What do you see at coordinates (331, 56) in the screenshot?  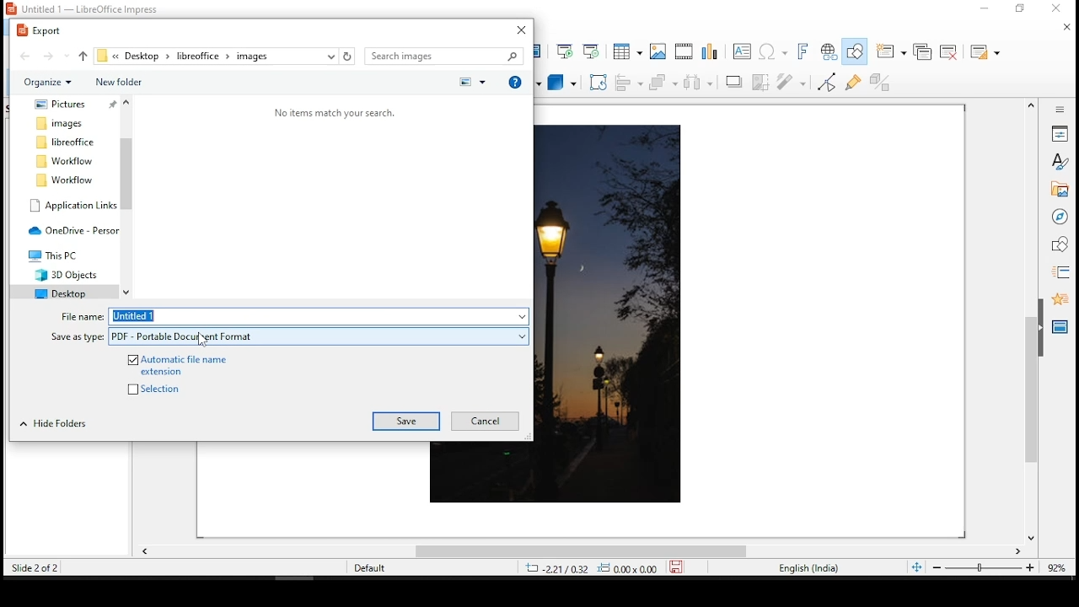 I see `recent locations` at bounding box center [331, 56].